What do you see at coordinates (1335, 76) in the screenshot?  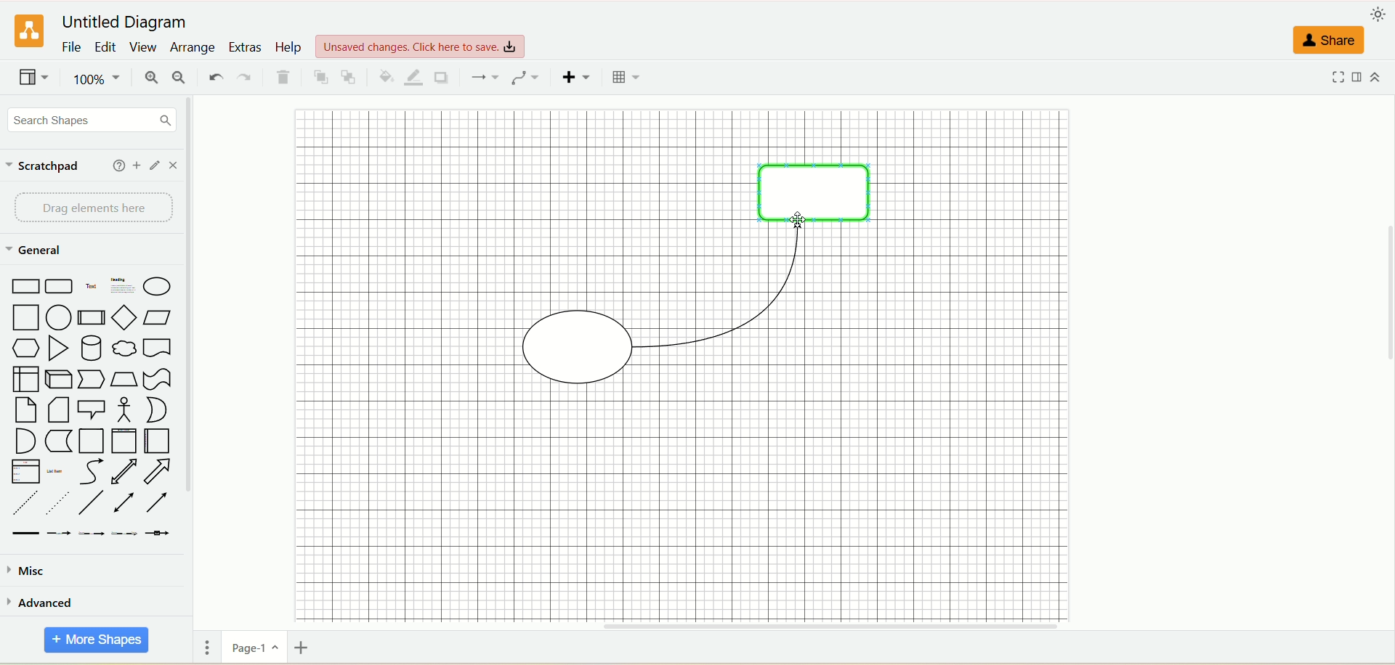 I see `fullscreen` at bounding box center [1335, 76].